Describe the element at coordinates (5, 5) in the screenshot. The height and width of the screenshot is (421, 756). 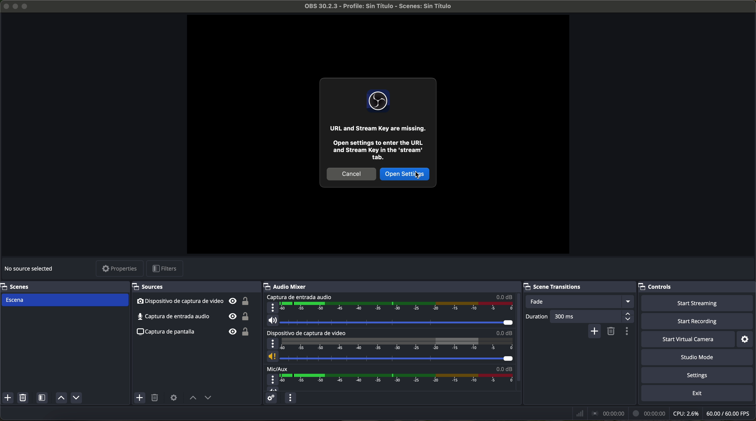
I see `close program` at that location.